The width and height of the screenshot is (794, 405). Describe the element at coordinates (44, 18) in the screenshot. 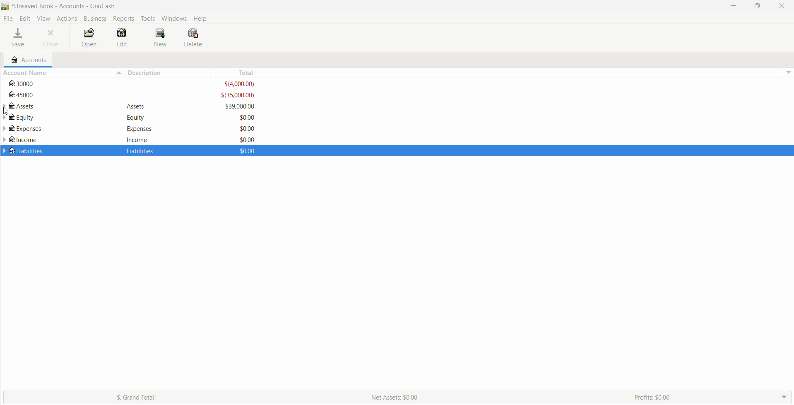

I see `View` at that location.